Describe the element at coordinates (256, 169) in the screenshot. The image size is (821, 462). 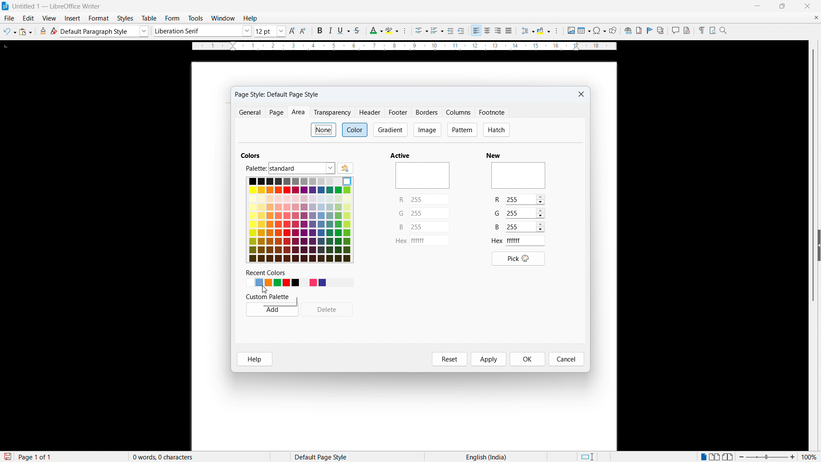
I see `palette` at that location.